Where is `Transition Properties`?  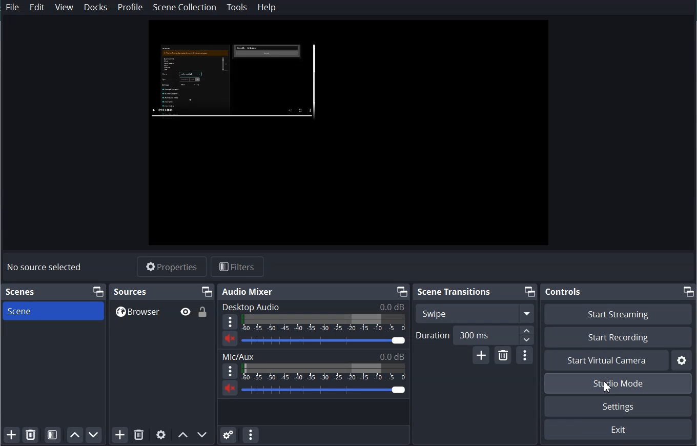 Transition Properties is located at coordinates (524, 356).